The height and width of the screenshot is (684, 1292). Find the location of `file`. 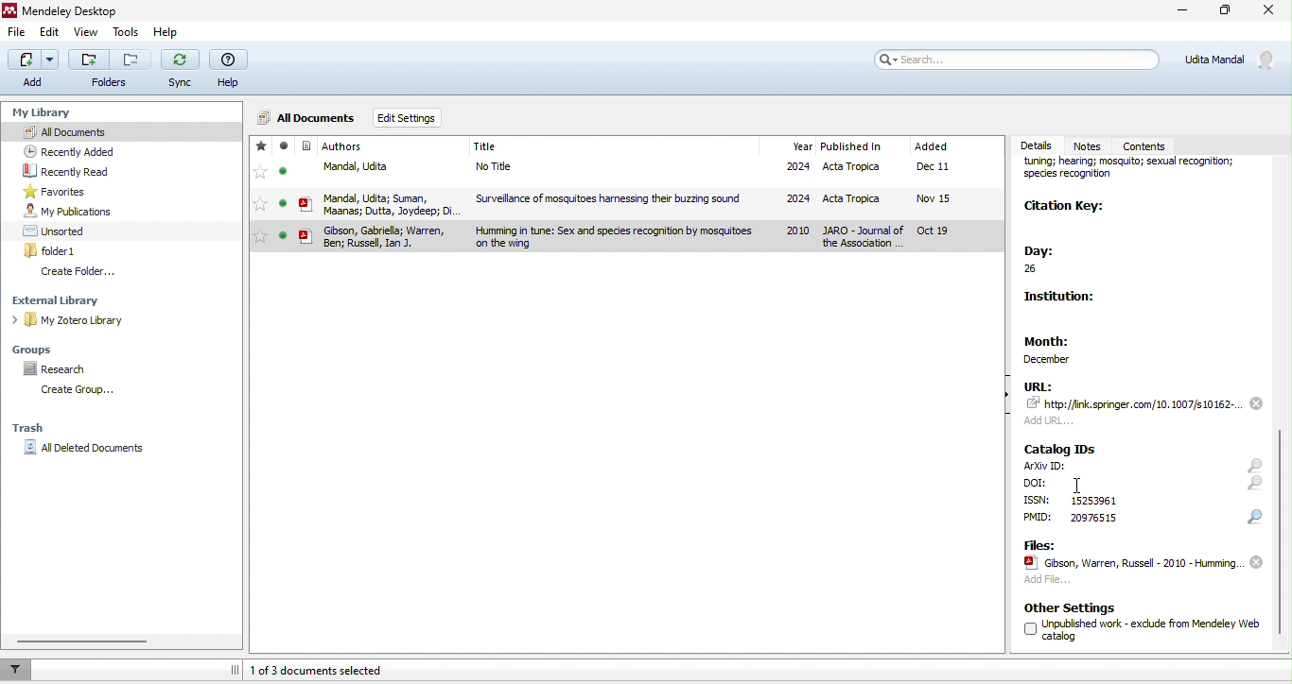

file is located at coordinates (661, 202).